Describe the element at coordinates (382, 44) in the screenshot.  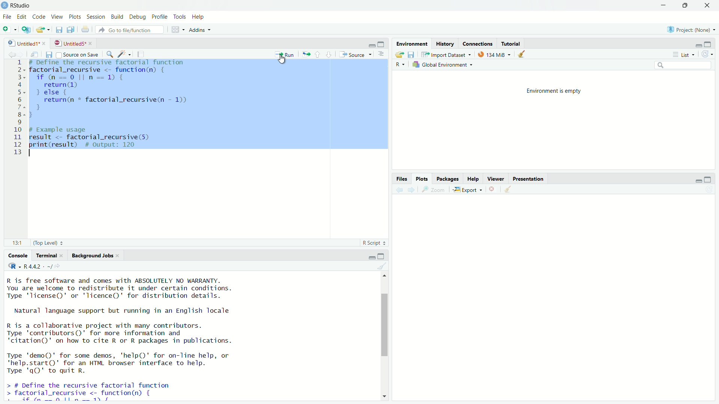
I see `Maximize` at that location.